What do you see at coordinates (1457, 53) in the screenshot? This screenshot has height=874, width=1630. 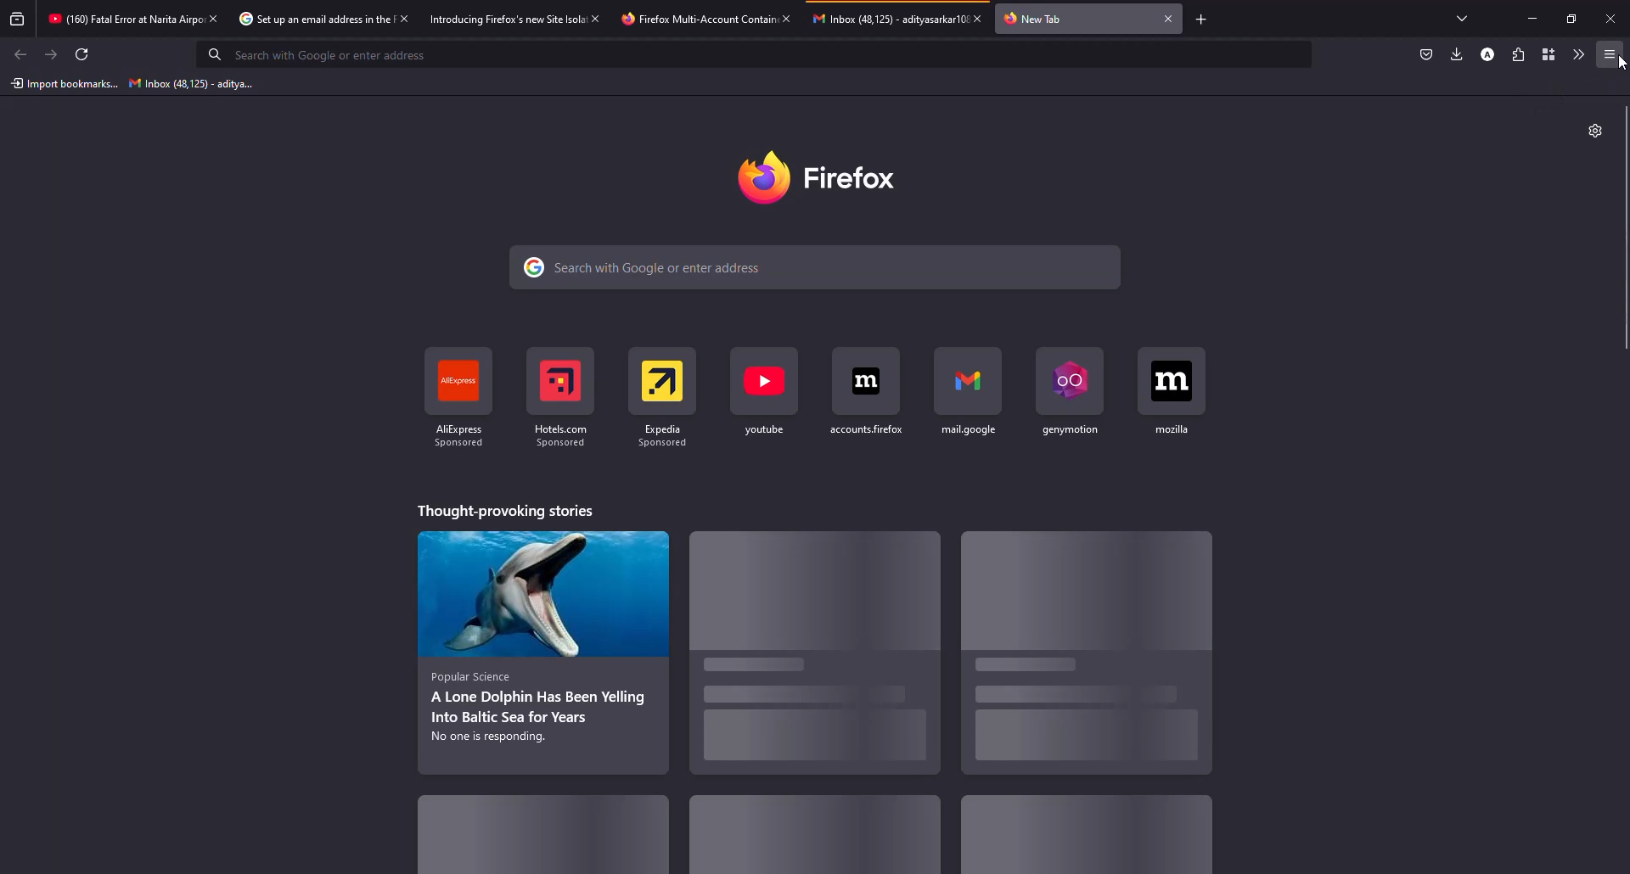 I see `downloads` at bounding box center [1457, 53].